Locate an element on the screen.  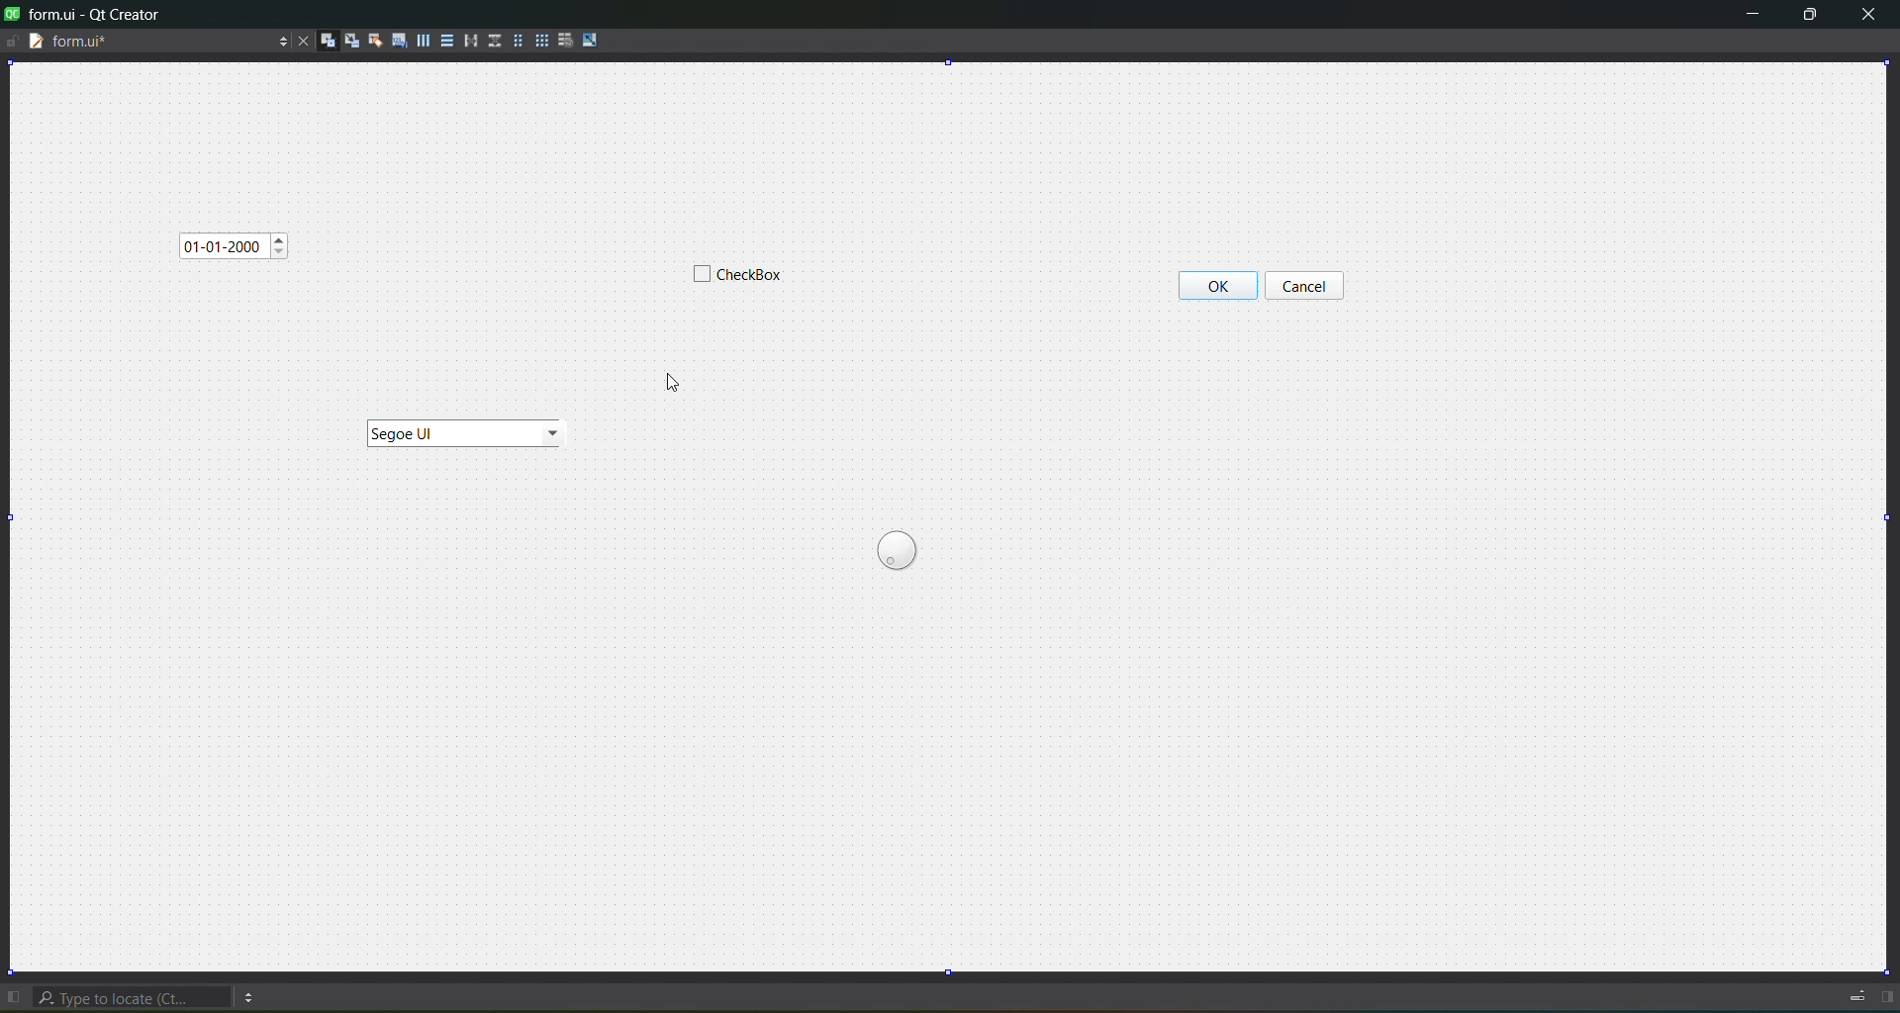
Layout Vertically is located at coordinates (445, 39).